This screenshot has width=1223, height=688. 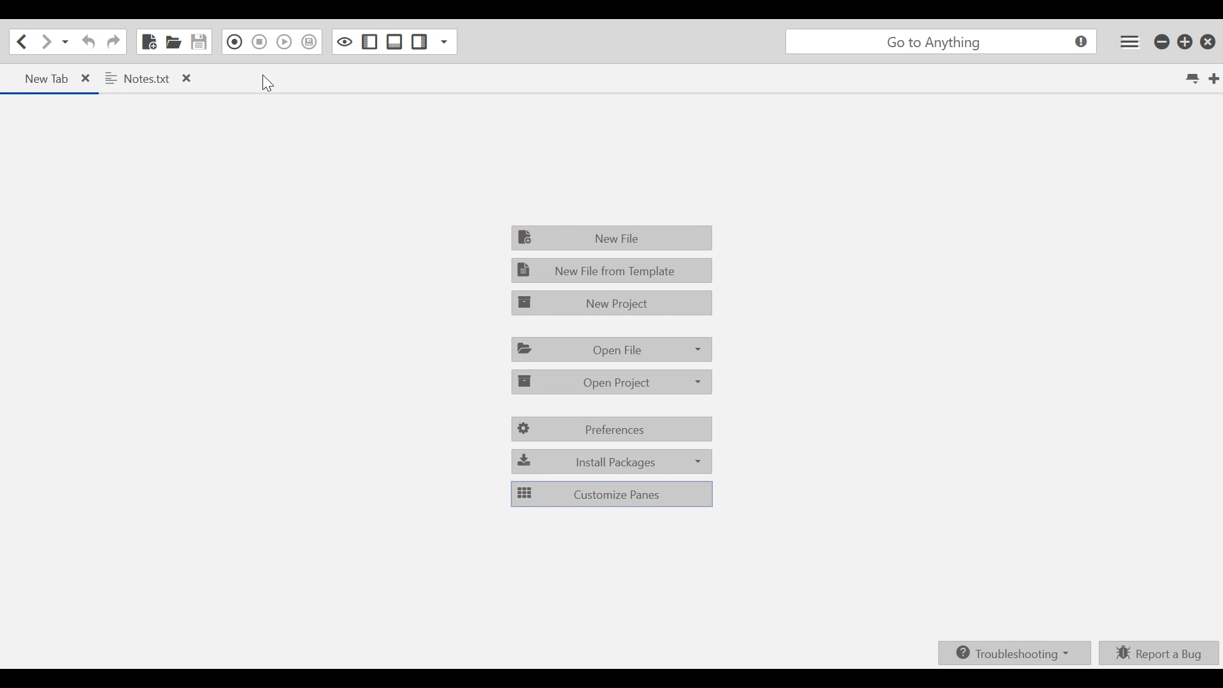 What do you see at coordinates (1207, 41) in the screenshot?
I see `Close` at bounding box center [1207, 41].